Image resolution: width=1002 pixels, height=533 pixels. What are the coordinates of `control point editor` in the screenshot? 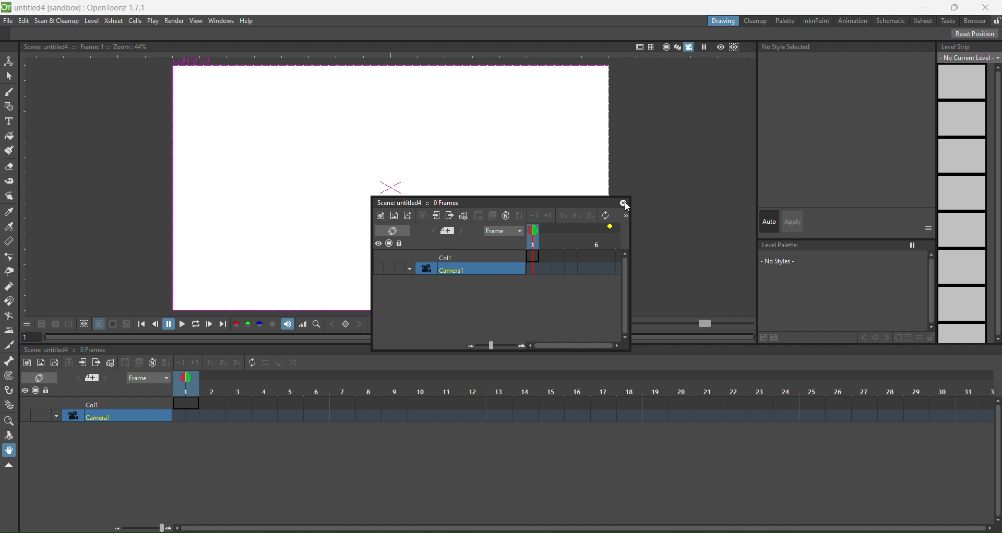 It's located at (9, 257).